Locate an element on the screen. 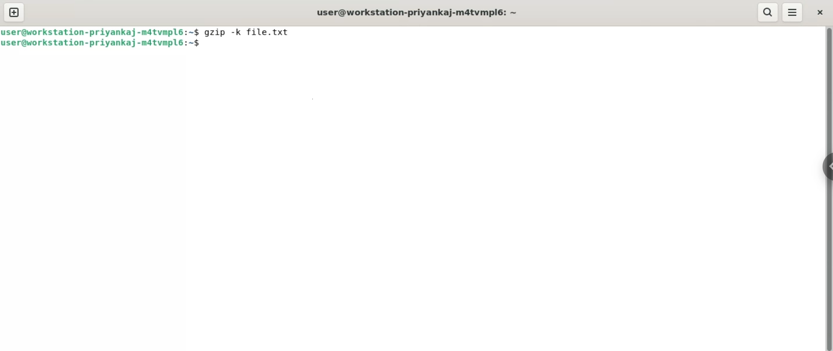 The image size is (833, 351).  user@workstation-priyanka-m4tvmpl6:~ is located at coordinates (420, 13).